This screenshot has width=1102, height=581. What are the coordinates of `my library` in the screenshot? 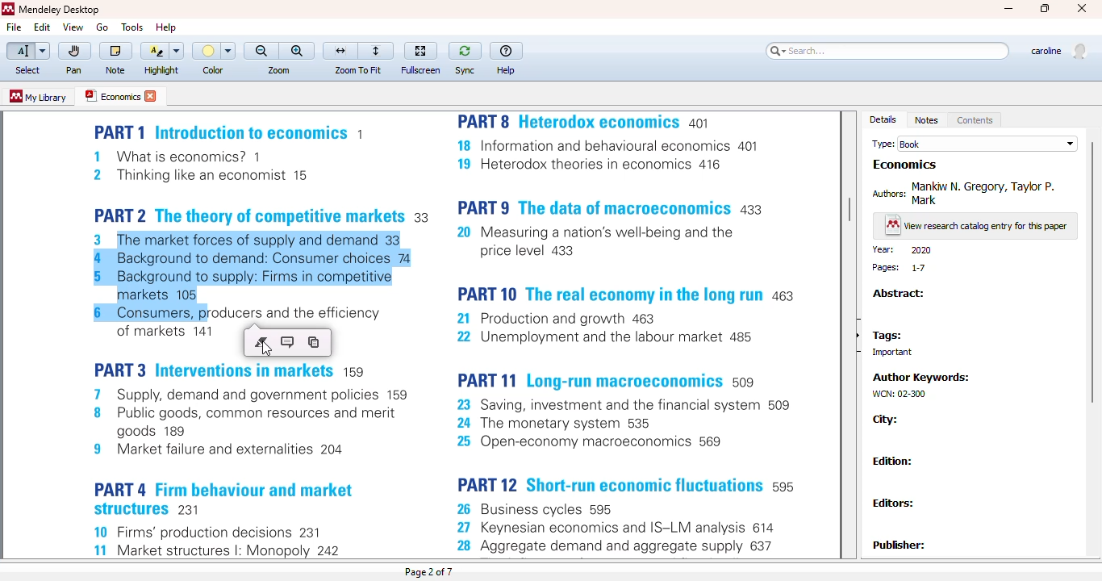 It's located at (37, 96).